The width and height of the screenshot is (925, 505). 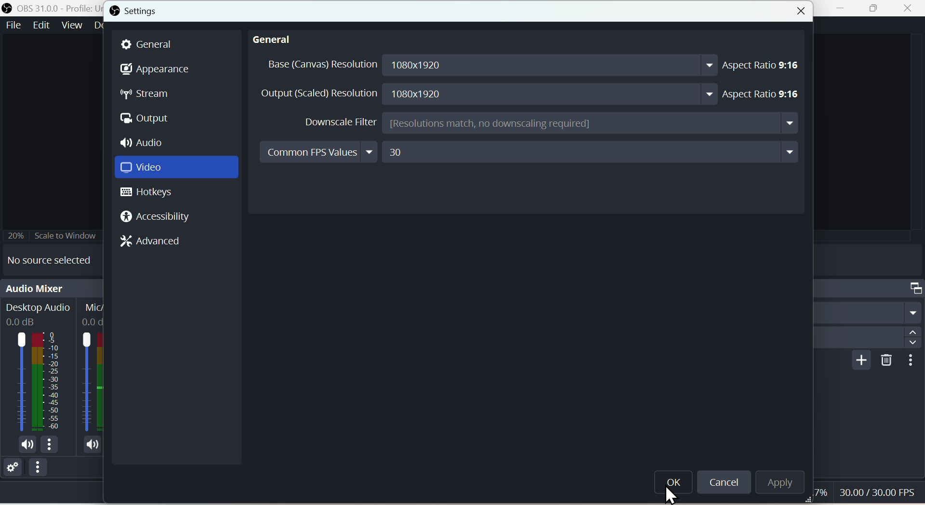 I want to click on , so click(x=912, y=361).